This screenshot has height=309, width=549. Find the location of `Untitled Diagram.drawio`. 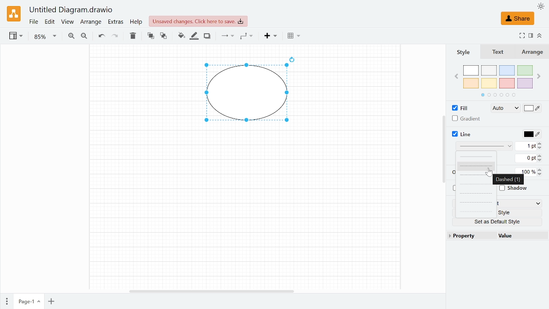

Untitled Diagram.drawio is located at coordinates (70, 10).